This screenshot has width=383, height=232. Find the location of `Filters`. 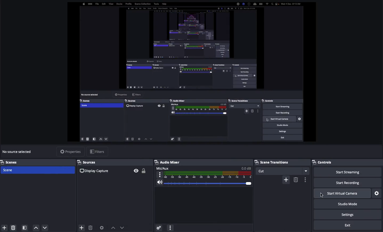

Filters is located at coordinates (98, 152).